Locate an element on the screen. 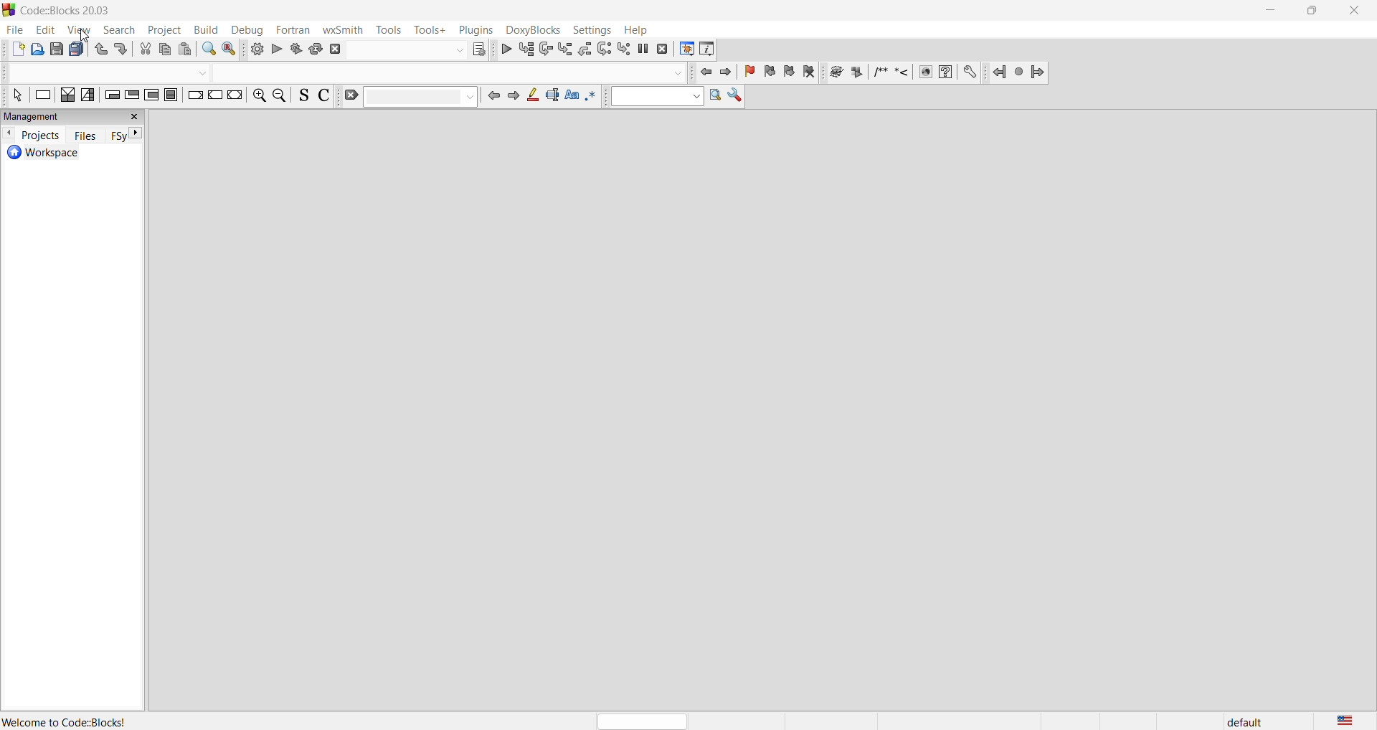 This screenshot has height=730, width=1377. select is located at coordinates (15, 95).